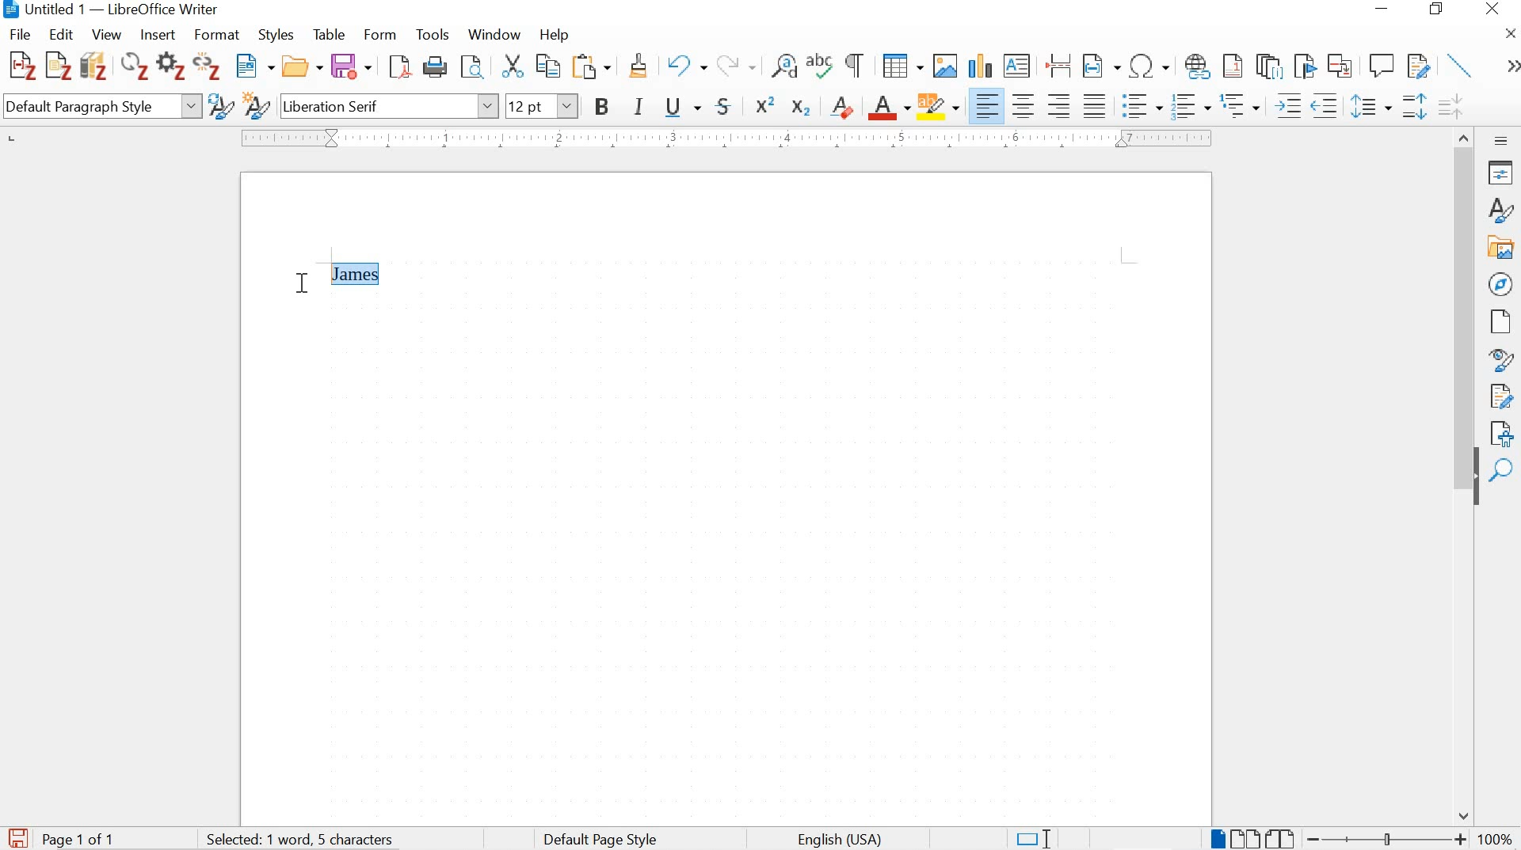 This screenshot has height=850, width=1521. Describe the element at coordinates (1475, 485) in the screenshot. I see `hide sidebar` at that location.